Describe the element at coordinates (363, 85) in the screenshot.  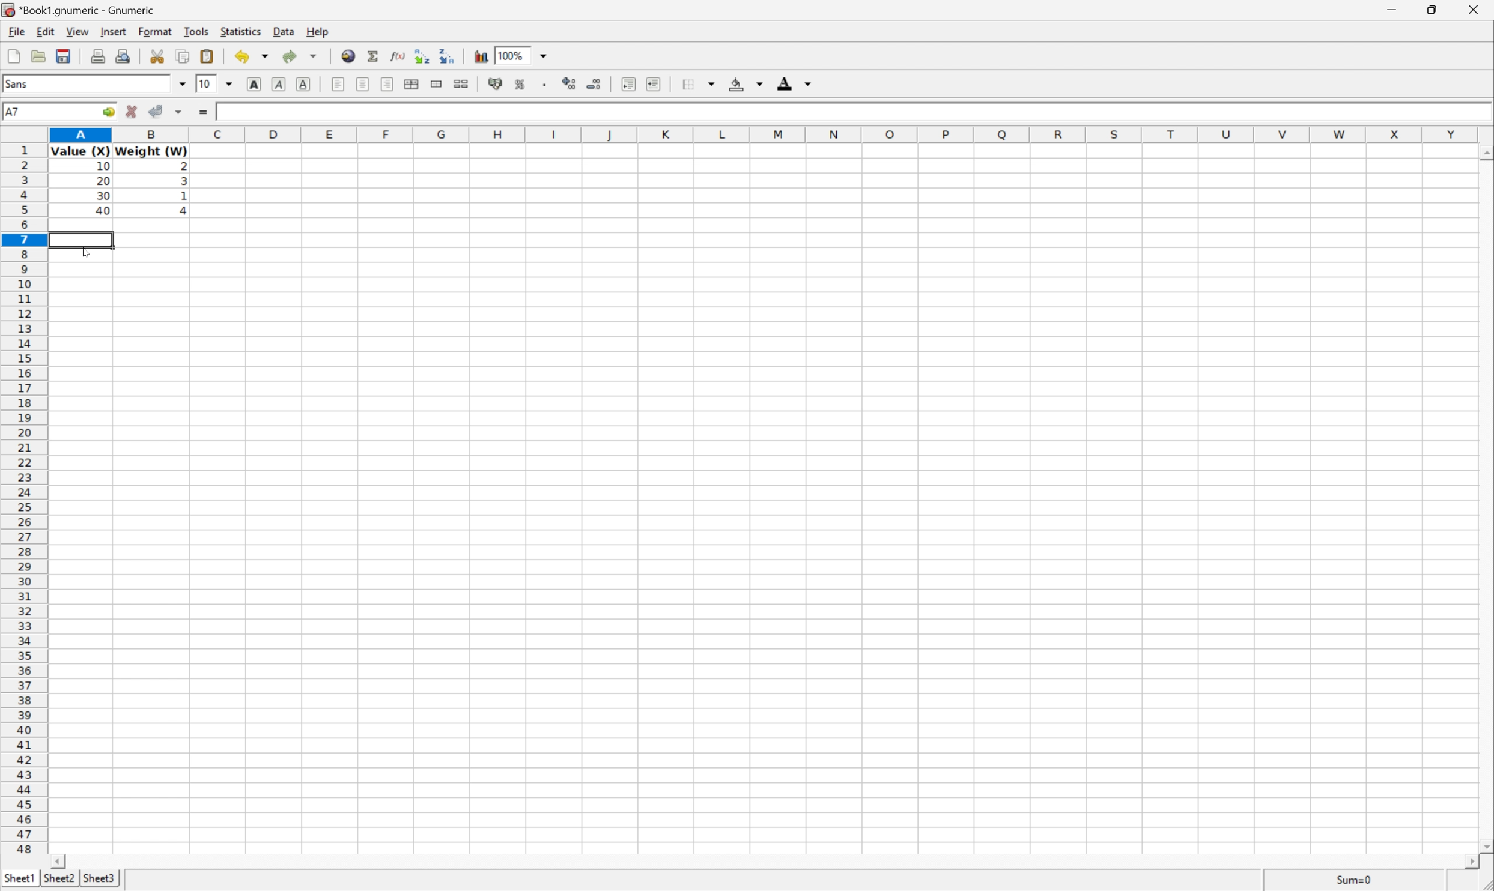
I see `Center horizontally` at that location.